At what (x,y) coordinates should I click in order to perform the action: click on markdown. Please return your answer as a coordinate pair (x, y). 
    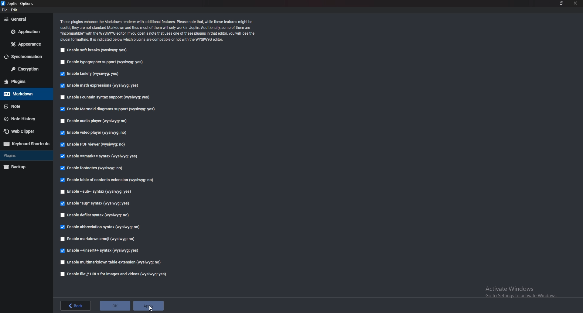
    Looking at the image, I should click on (26, 94).